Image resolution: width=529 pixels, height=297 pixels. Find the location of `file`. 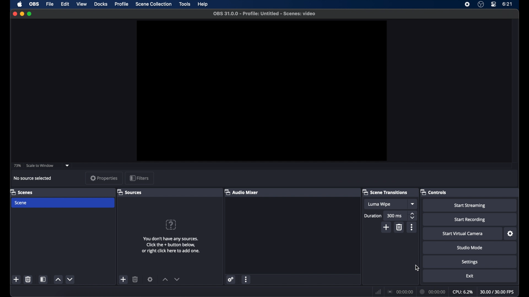

file is located at coordinates (50, 4).